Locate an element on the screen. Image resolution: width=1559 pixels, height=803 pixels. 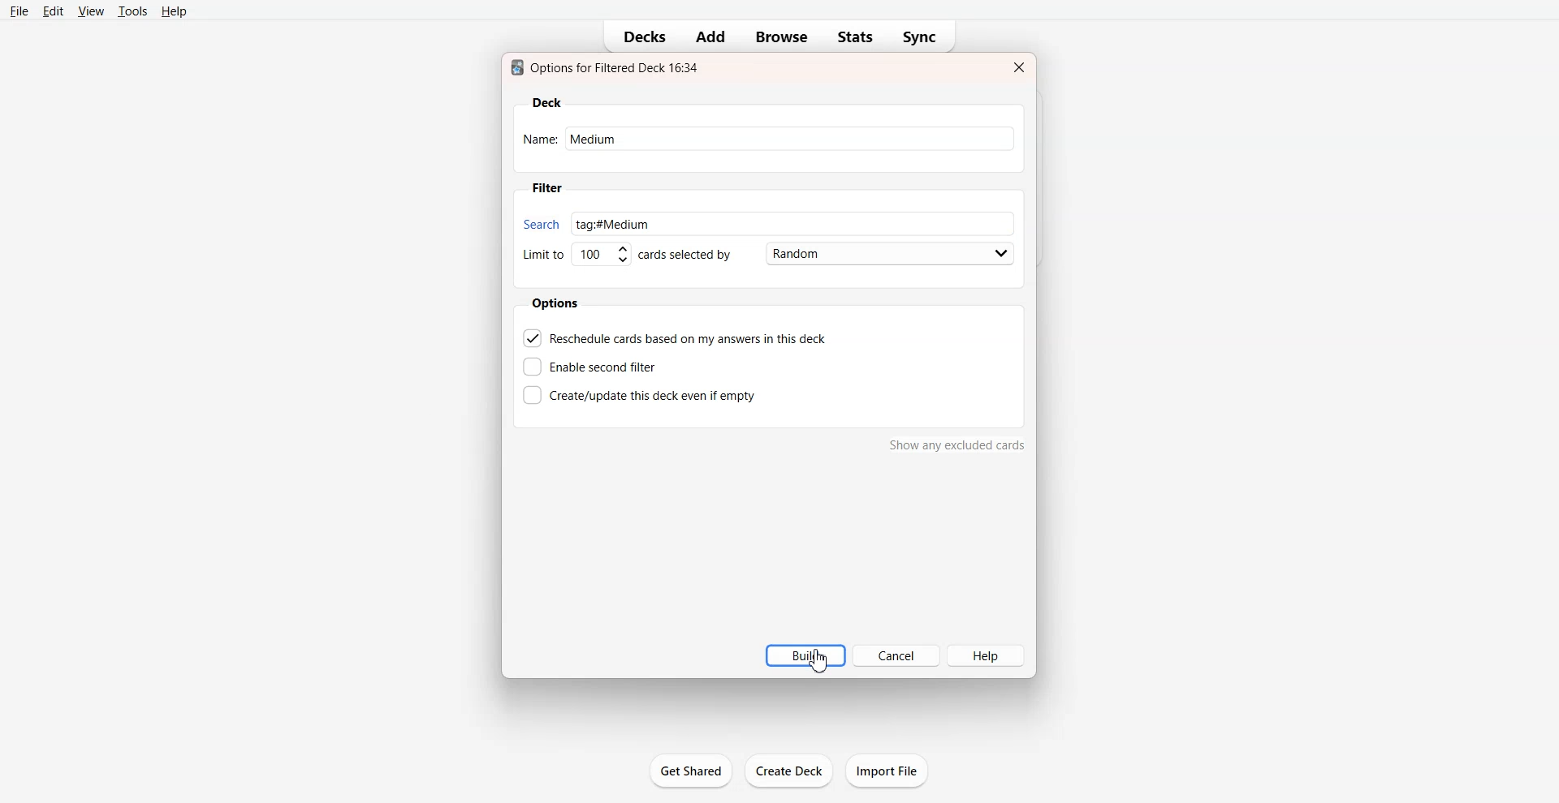
Deck is located at coordinates (547, 103).